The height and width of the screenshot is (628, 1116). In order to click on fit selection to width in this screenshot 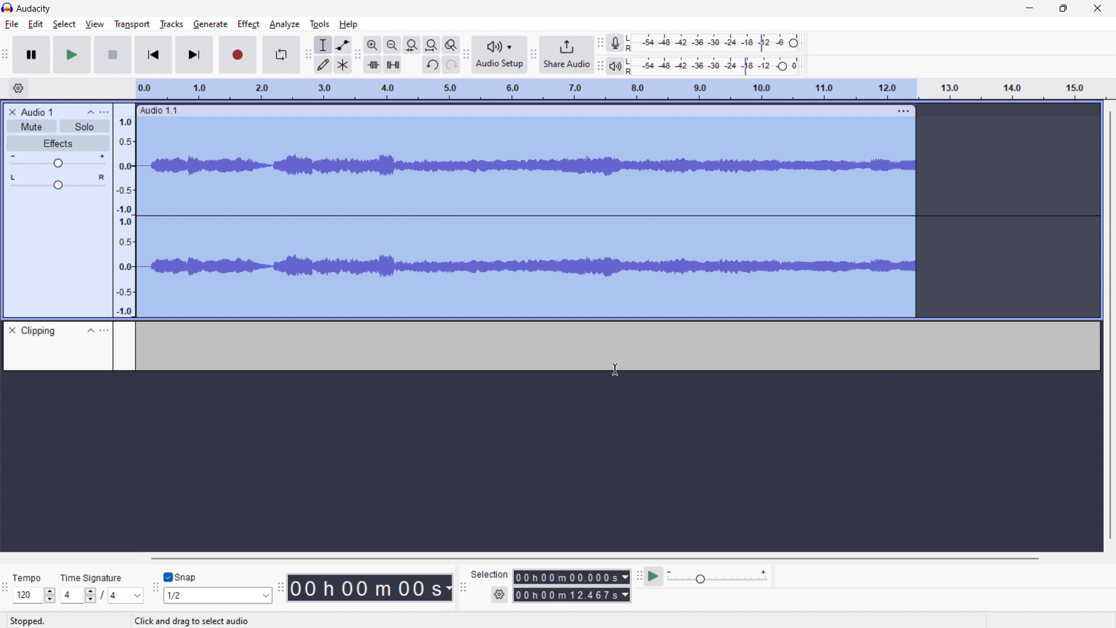, I will do `click(412, 45)`.